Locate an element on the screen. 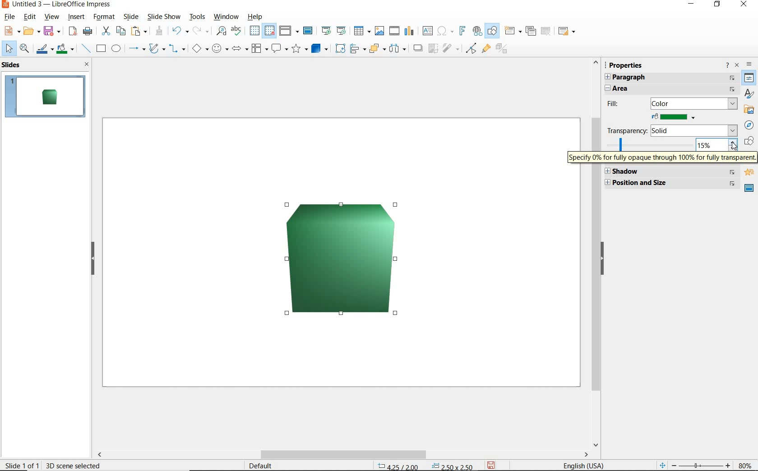 This screenshot has height=471, width=758. format is located at coordinates (105, 17).